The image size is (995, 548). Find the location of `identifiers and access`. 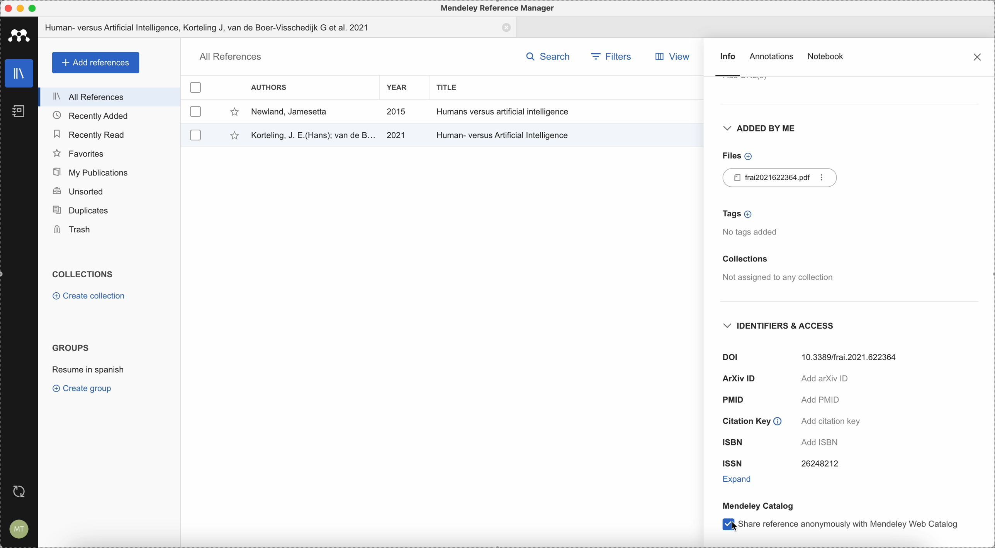

identifiers and access is located at coordinates (783, 326).